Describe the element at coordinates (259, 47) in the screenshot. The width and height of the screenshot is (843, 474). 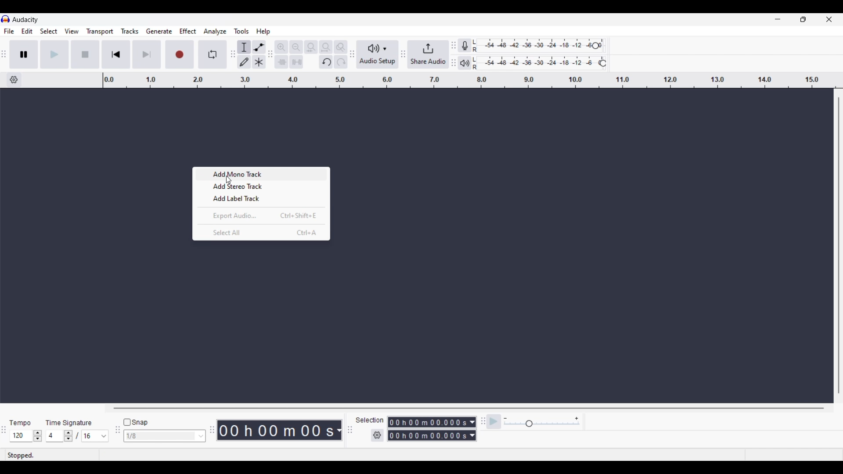
I see `Envelop tool` at that location.